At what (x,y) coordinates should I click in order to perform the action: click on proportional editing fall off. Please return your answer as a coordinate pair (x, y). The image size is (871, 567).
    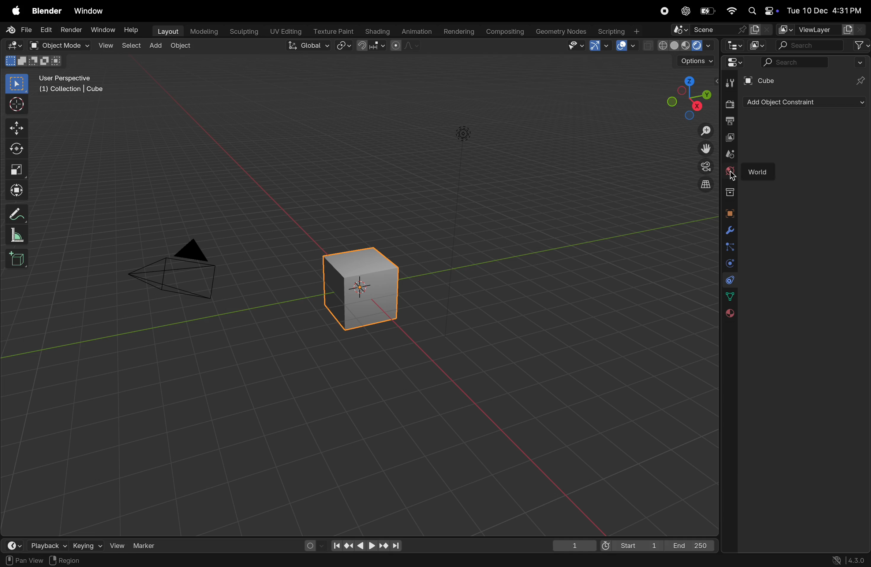
    Looking at the image, I should click on (406, 47).